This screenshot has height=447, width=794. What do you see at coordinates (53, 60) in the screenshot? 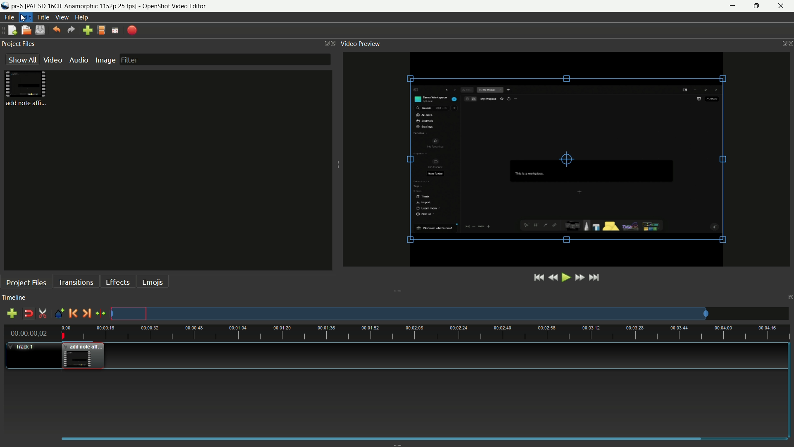
I see `video` at bounding box center [53, 60].